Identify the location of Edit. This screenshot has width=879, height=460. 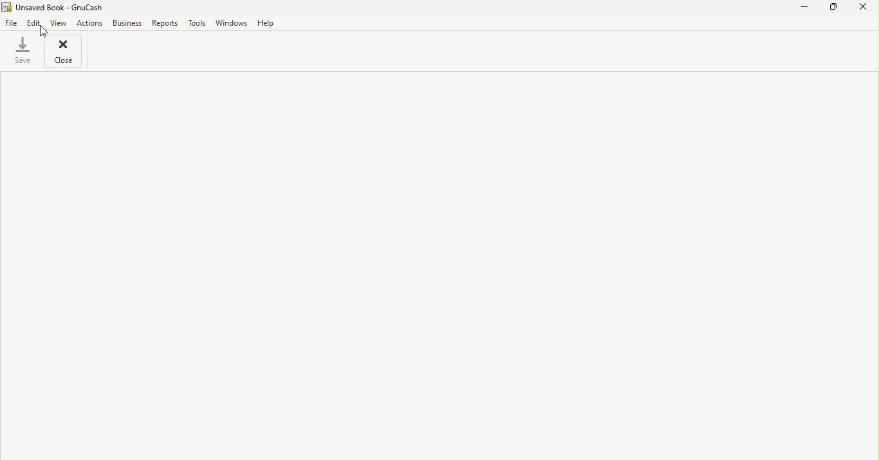
(35, 22).